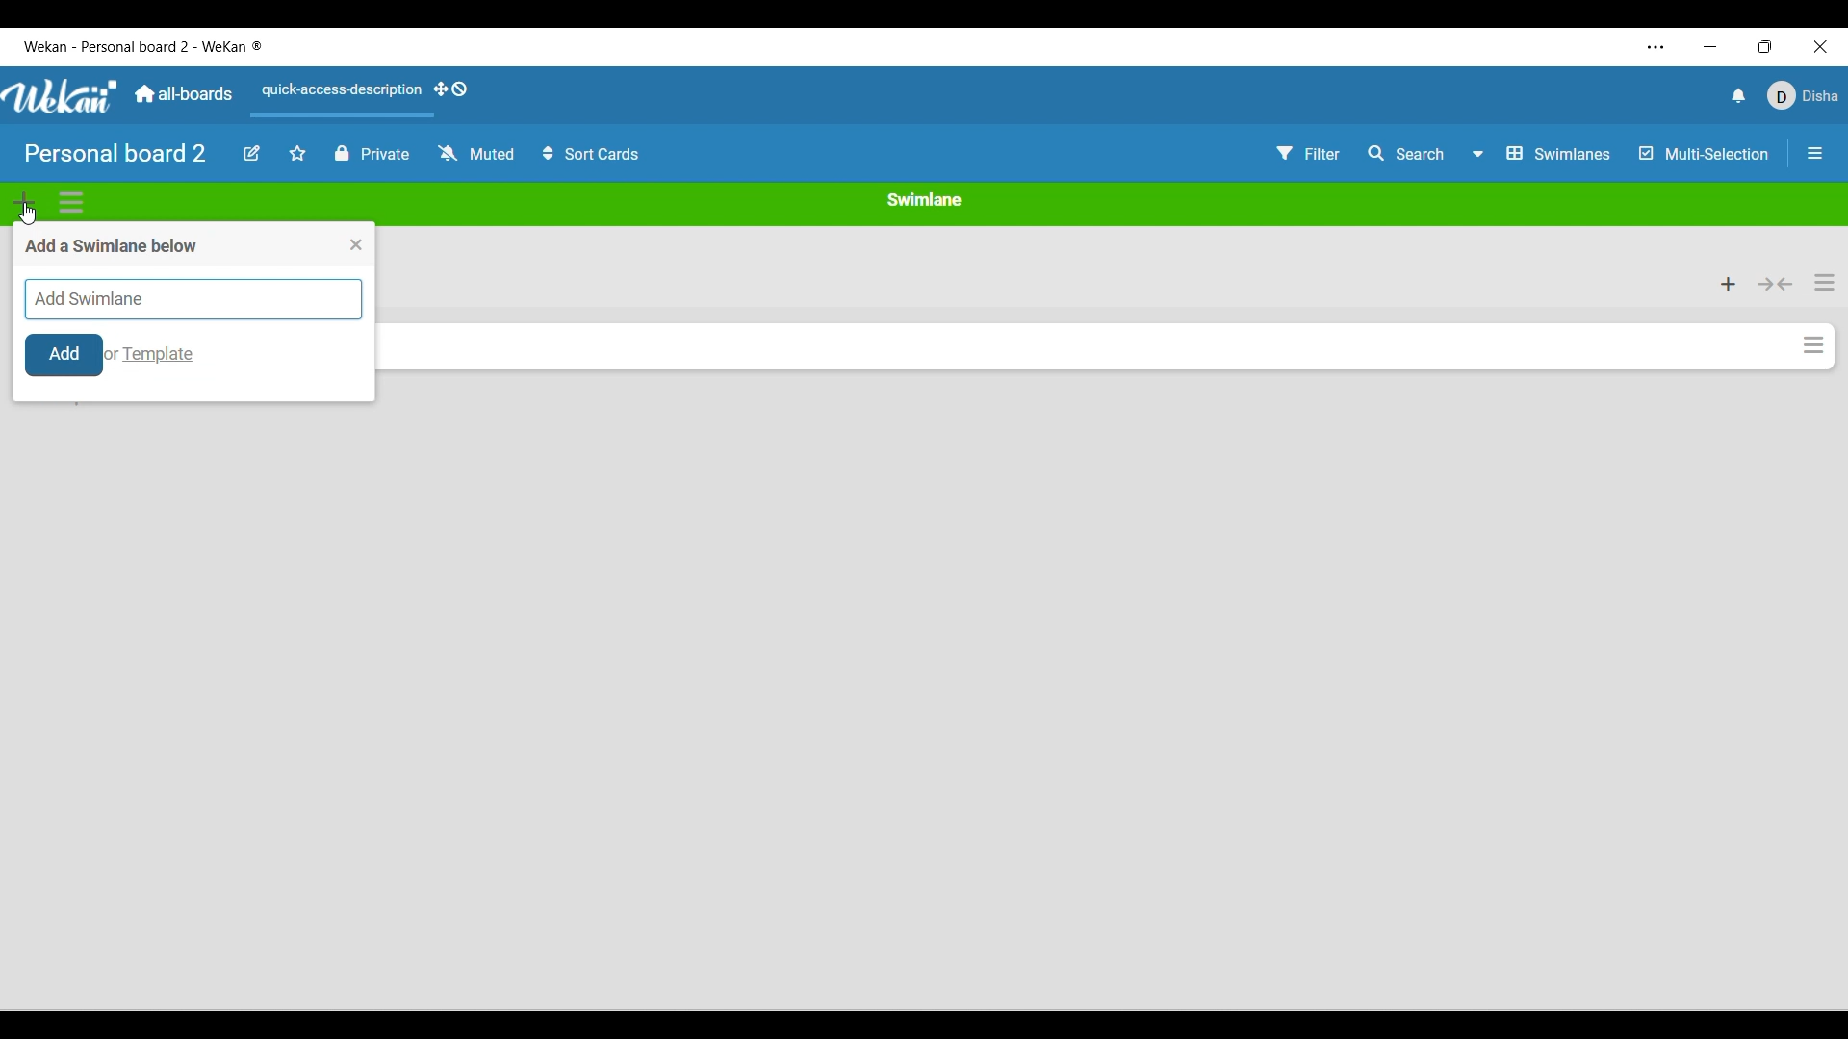 This screenshot has height=1039, width=1848. Describe the element at coordinates (1706, 154) in the screenshot. I see `Toggle for multi-selection` at that location.